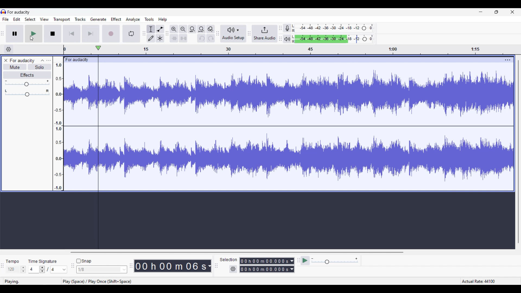  I want to click on Tools menu, so click(149, 19).